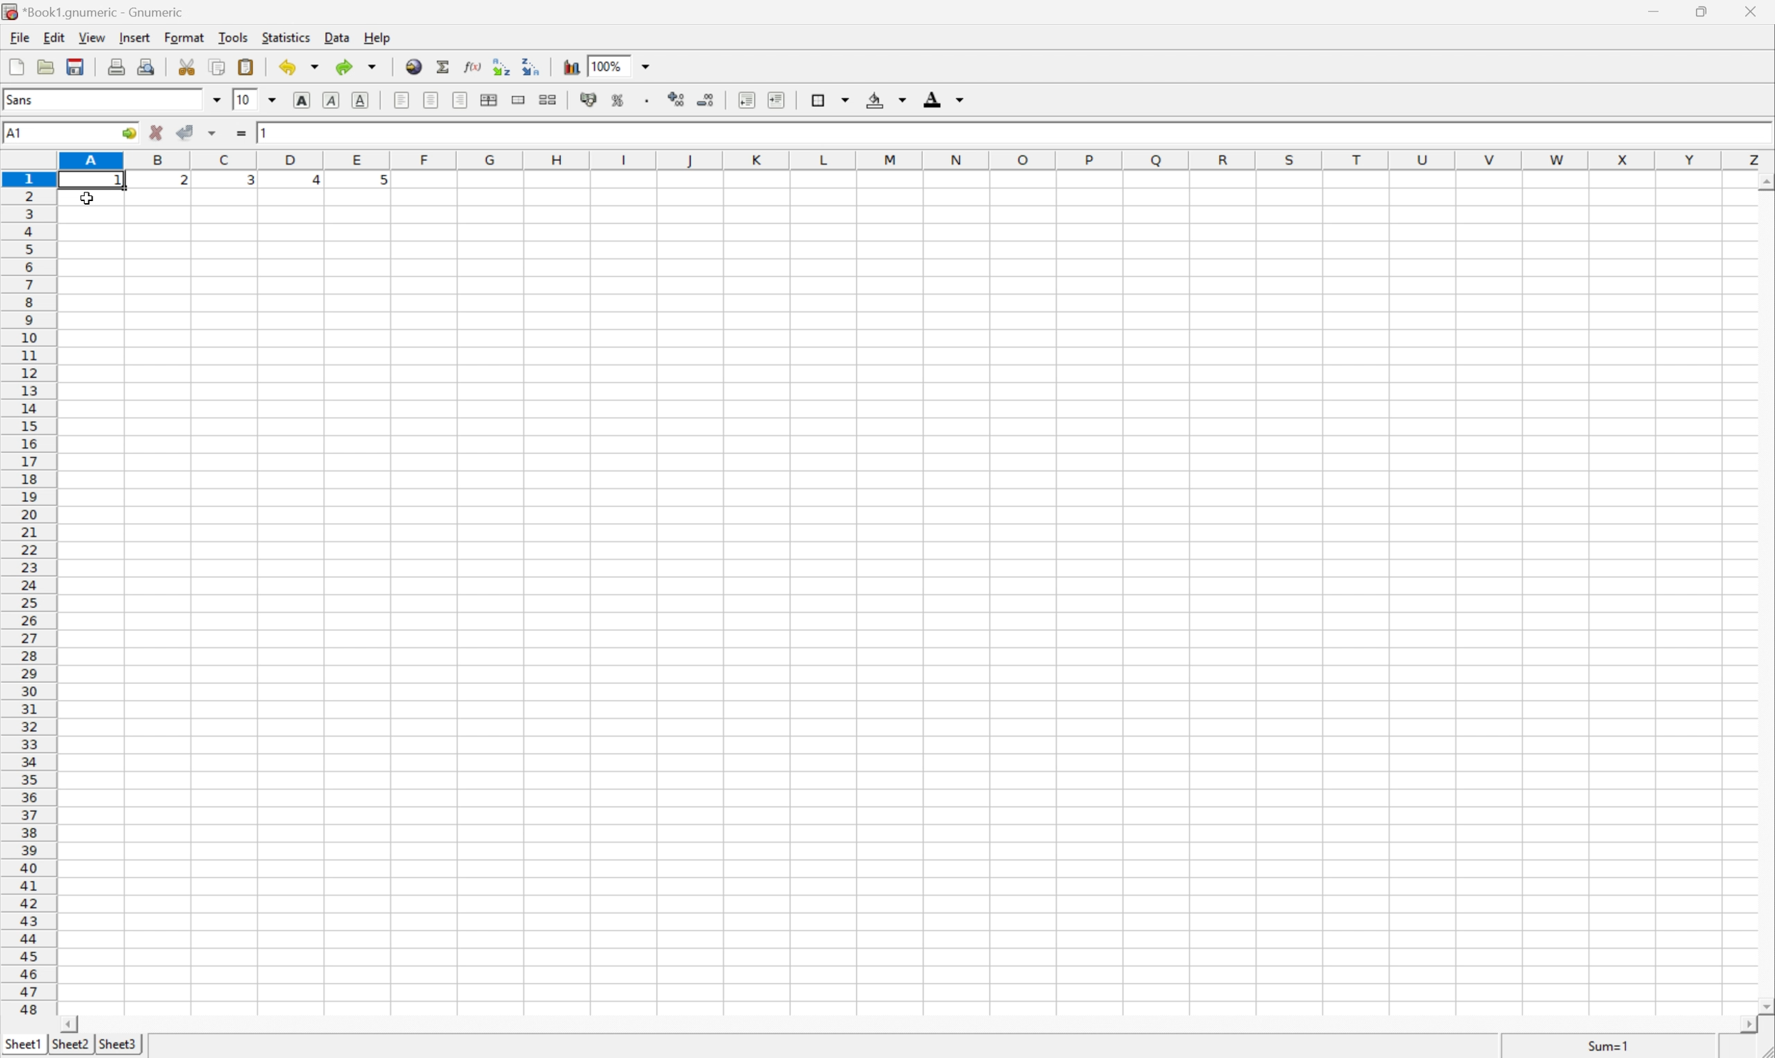  What do you see at coordinates (520, 101) in the screenshot?
I see `merge a range of cells` at bounding box center [520, 101].